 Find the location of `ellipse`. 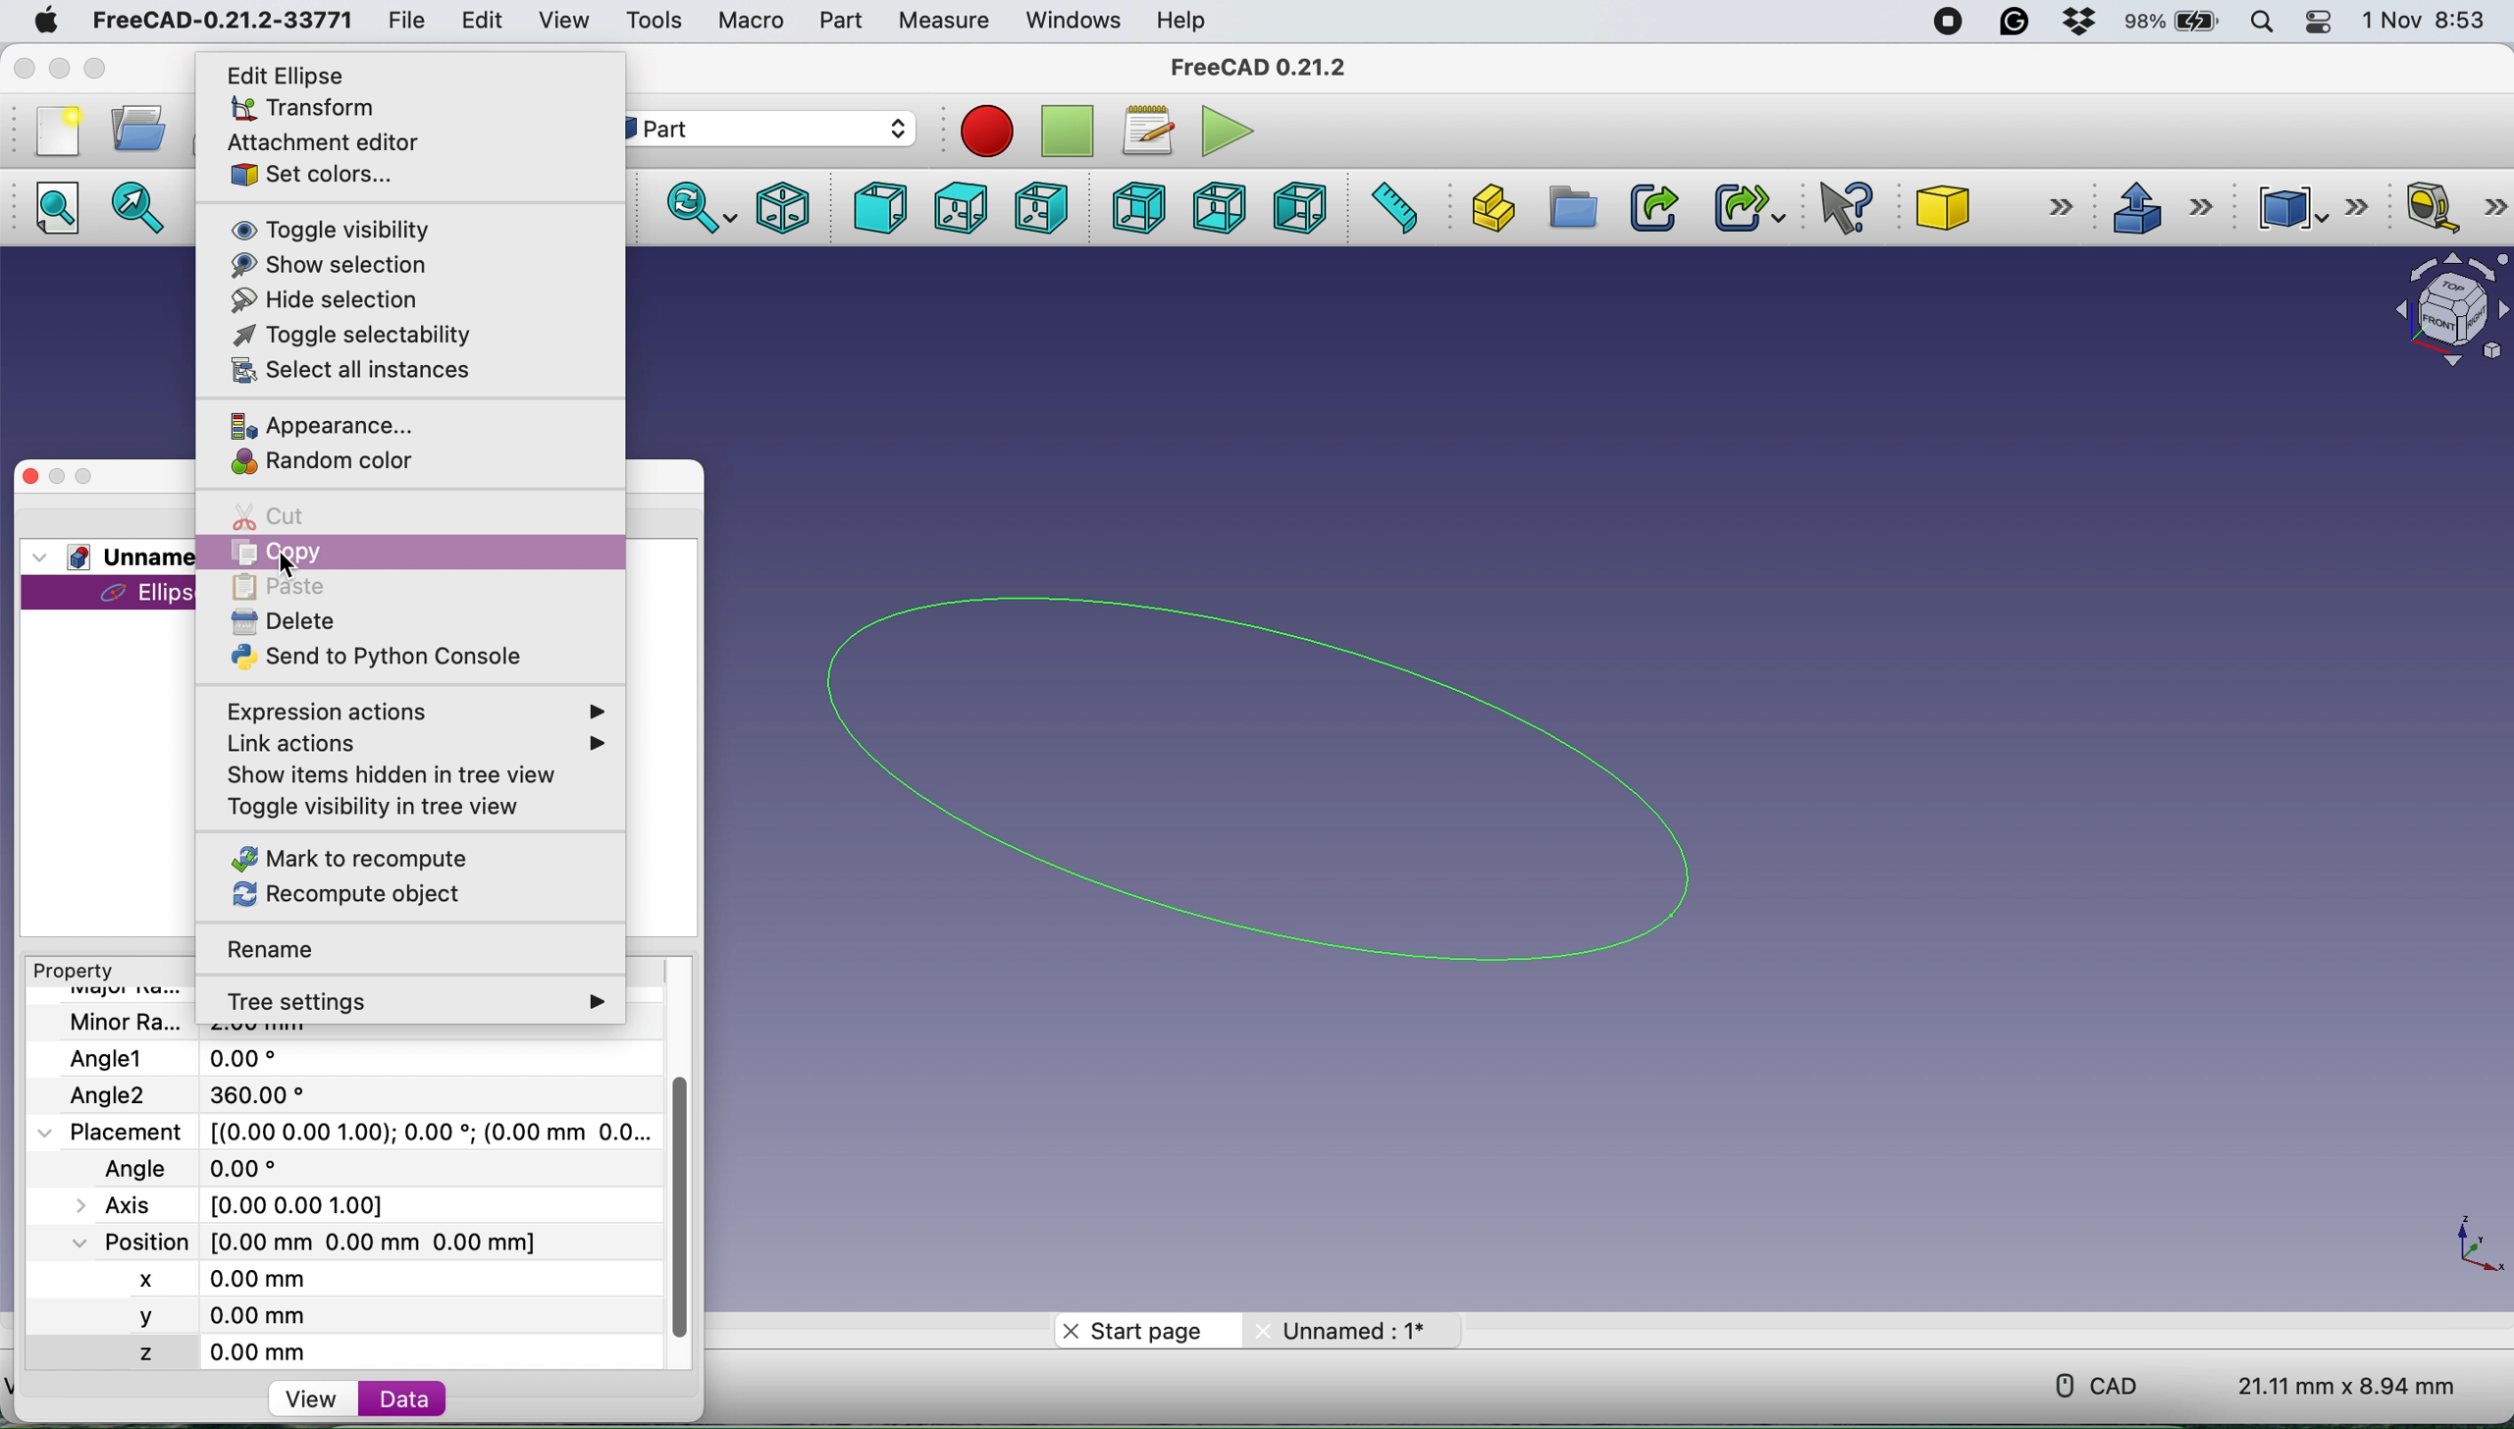

ellipse is located at coordinates (1297, 773).